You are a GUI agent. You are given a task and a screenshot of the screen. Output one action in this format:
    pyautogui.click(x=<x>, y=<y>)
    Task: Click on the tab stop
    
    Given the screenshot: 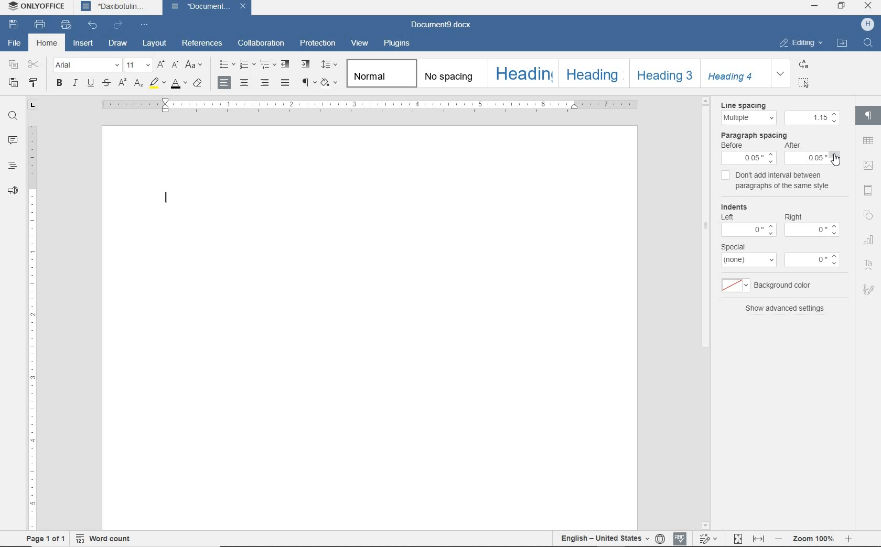 What is the action you would take?
    pyautogui.click(x=31, y=105)
    